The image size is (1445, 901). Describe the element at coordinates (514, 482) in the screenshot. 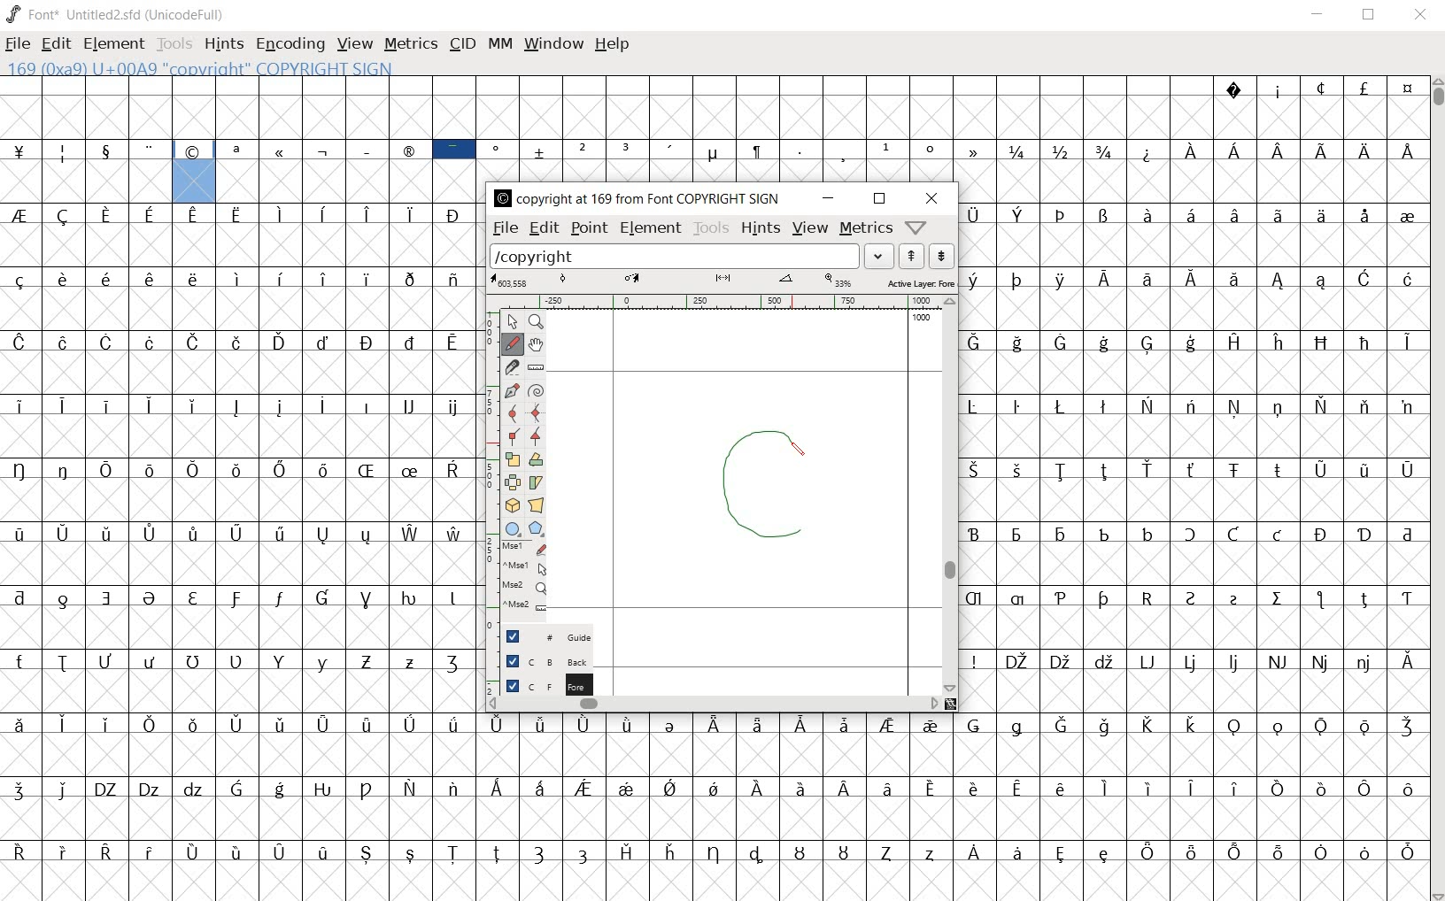

I see `flip the selection` at that location.